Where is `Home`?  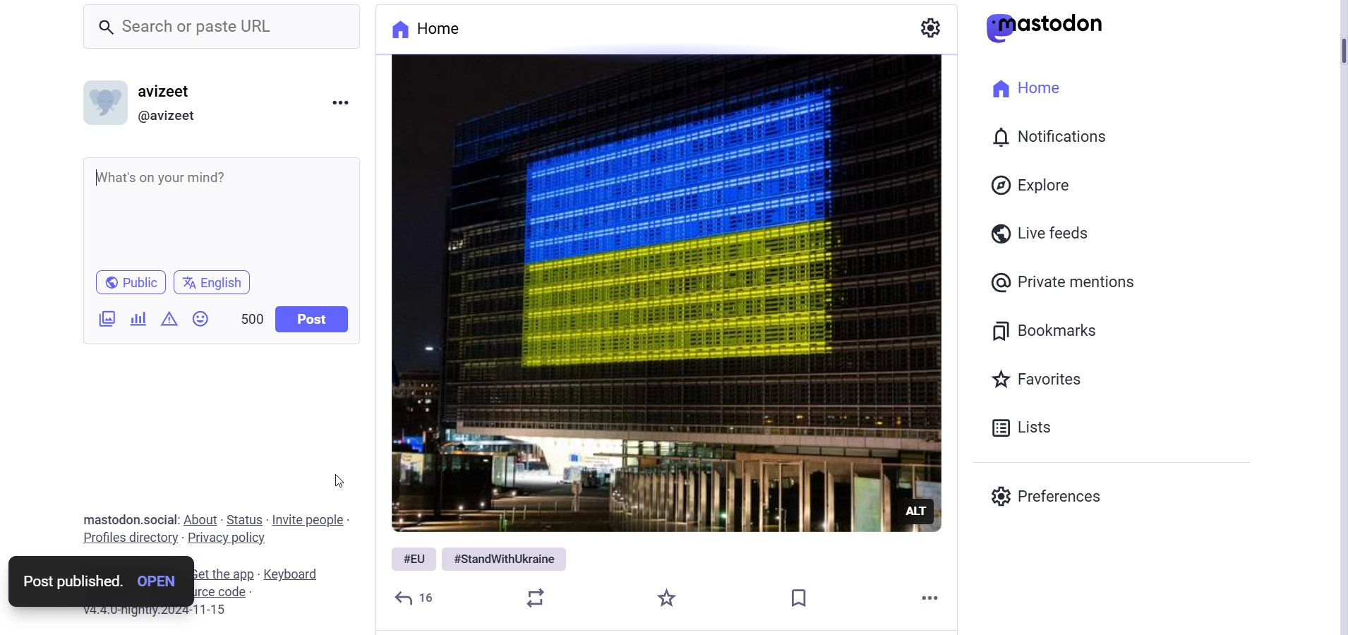 Home is located at coordinates (440, 30).